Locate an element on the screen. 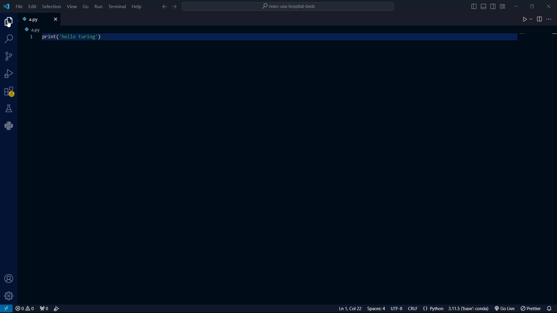  port forwarded is located at coordinates (43, 309).